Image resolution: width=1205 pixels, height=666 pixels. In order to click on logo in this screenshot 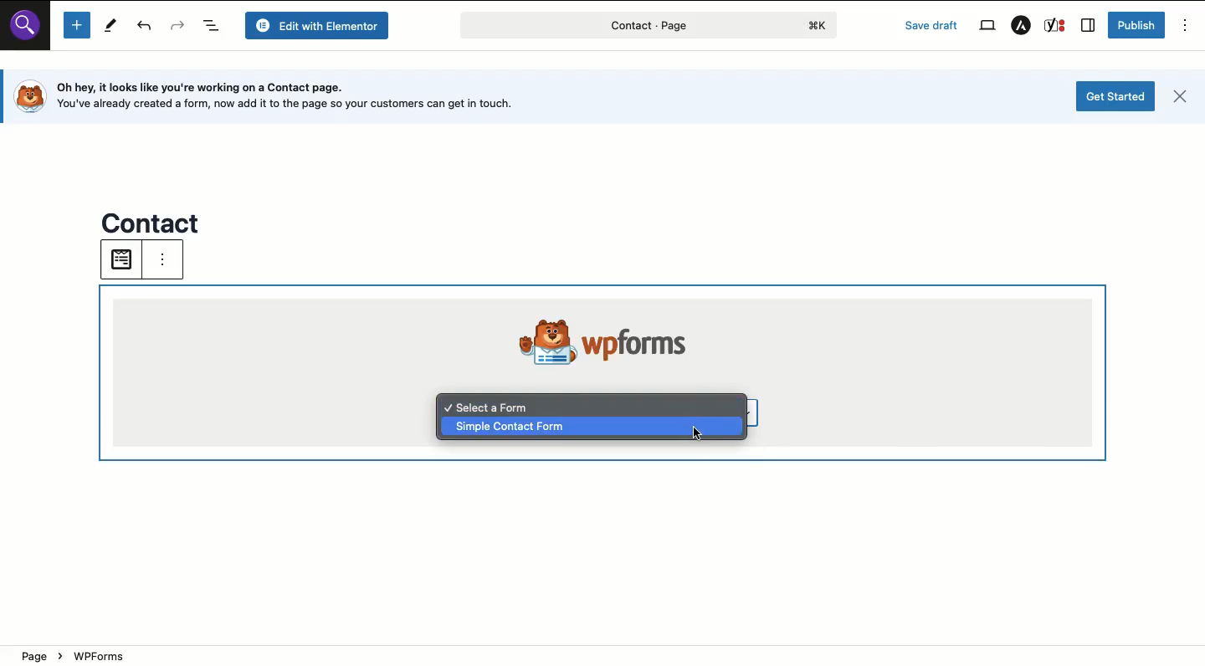, I will do `click(28, 96)`.